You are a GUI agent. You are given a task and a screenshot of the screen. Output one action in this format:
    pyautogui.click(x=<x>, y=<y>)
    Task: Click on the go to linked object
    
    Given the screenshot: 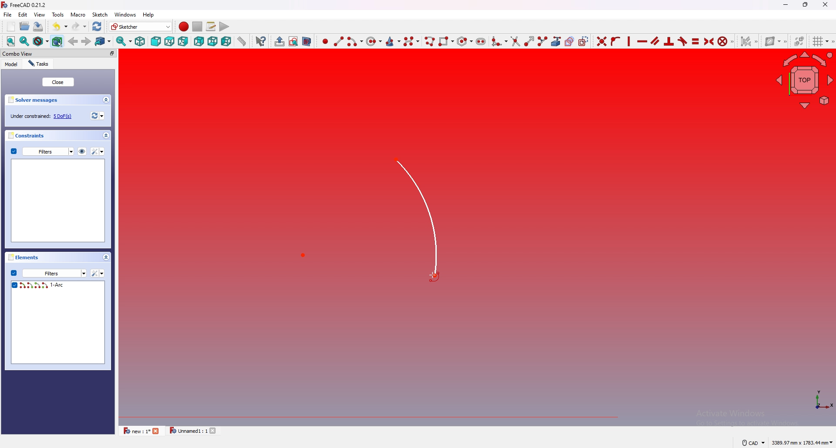 What is the action you would take?
    pyautogui.click(x=103, y=41)
    